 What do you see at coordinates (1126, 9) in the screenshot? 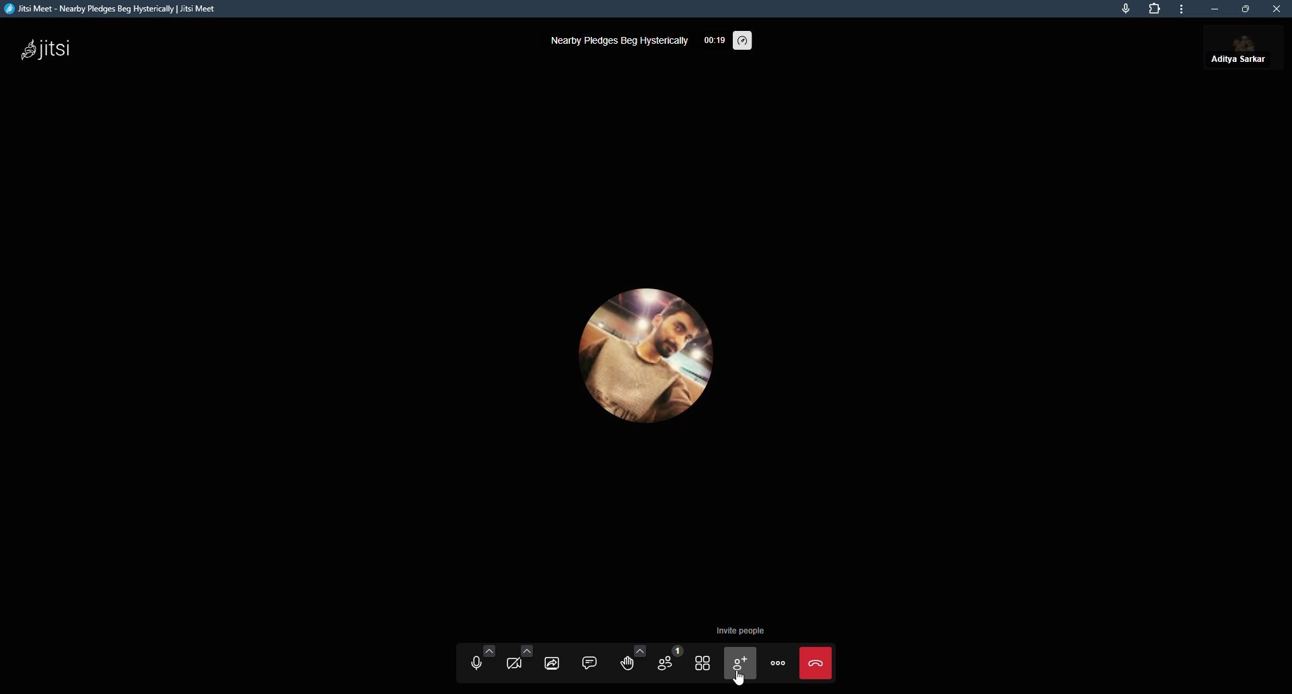
I see `mic` at bounding box center [1126, 9].